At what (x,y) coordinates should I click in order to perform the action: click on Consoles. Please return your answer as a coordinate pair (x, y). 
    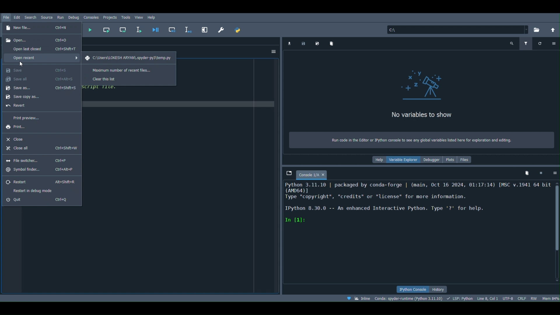
    Looking at the image, I should click on (91, 17).